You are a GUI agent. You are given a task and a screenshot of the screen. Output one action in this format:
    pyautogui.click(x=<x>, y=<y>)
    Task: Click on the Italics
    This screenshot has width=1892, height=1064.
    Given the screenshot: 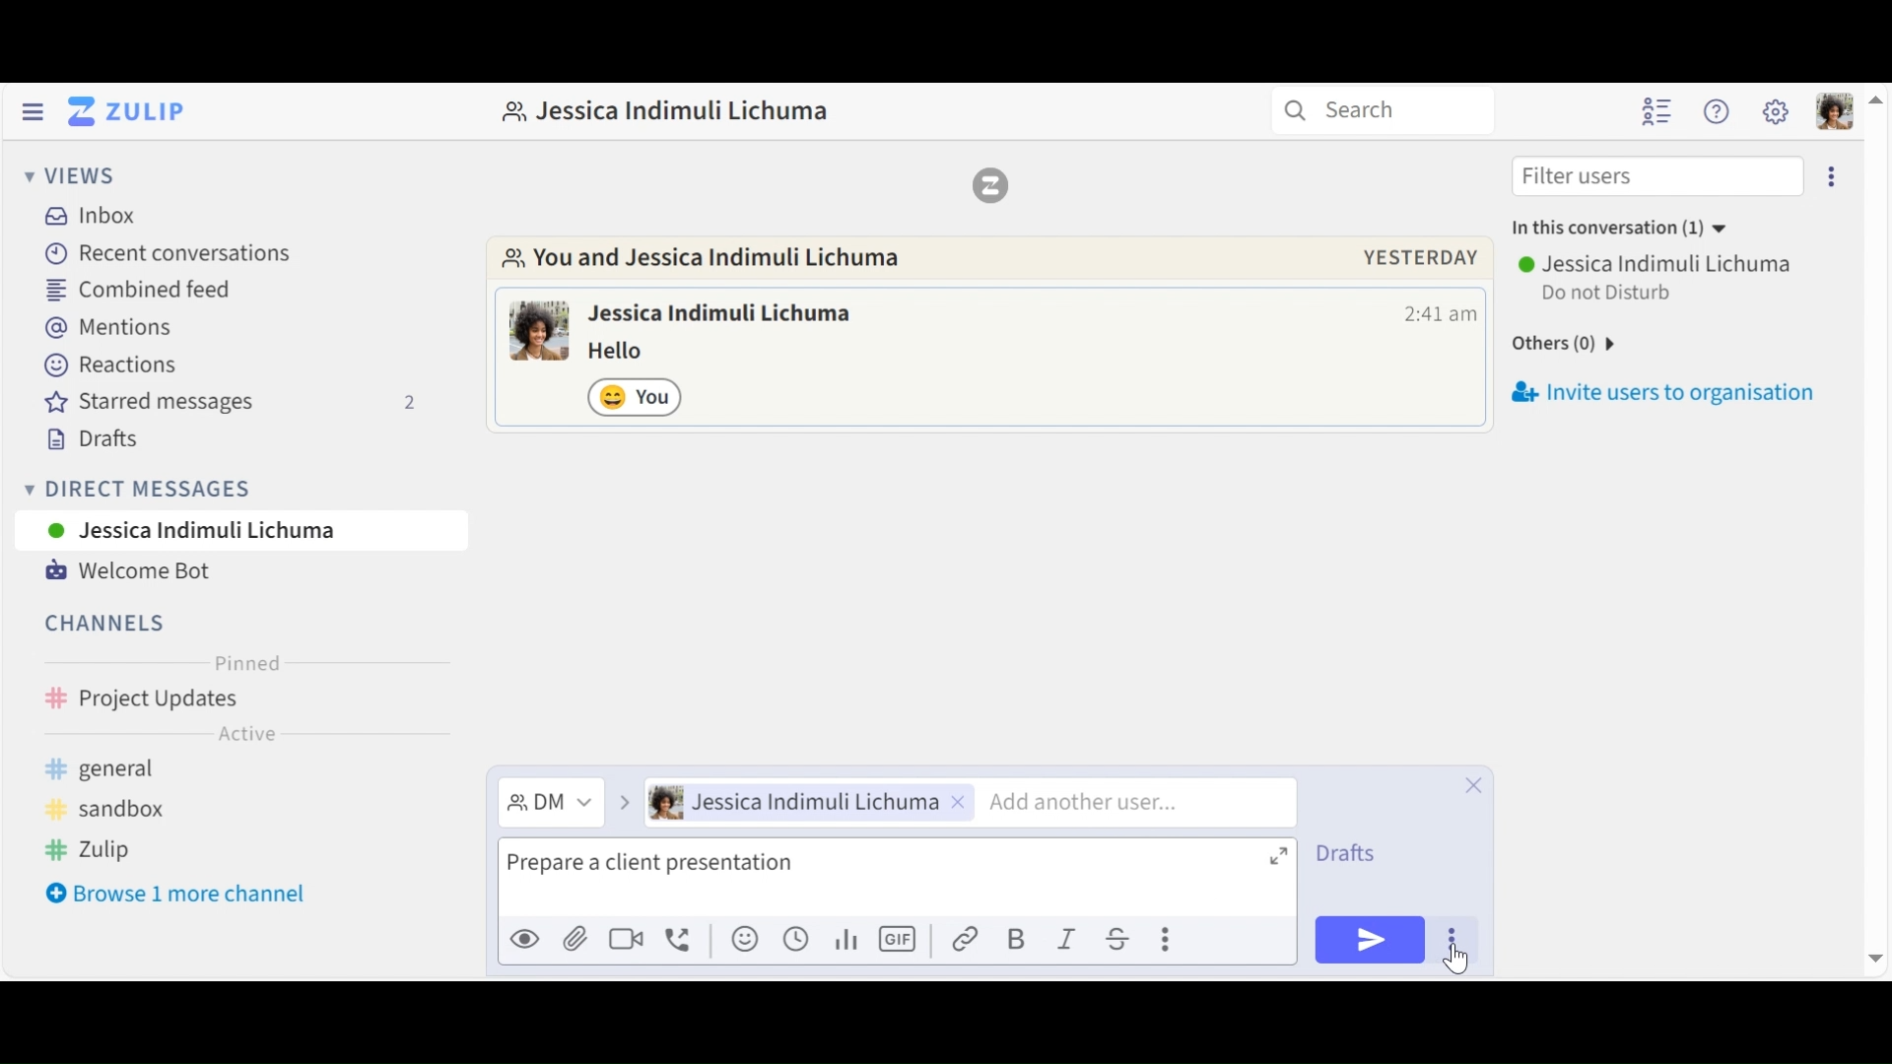 What is the action you would take?
    pyautogui.click(x=1067, y=939)
    